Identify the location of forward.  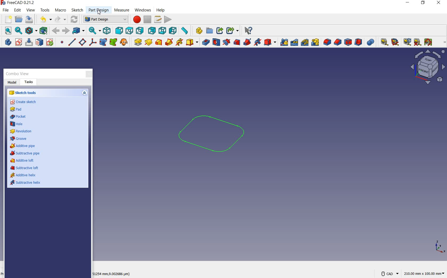
(56, 30).